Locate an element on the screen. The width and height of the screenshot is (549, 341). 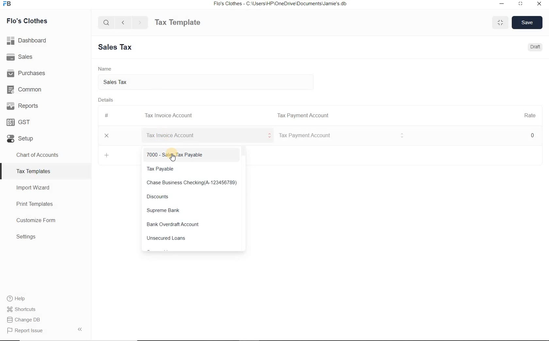
Print Templates is located at coordinates (46, 204).